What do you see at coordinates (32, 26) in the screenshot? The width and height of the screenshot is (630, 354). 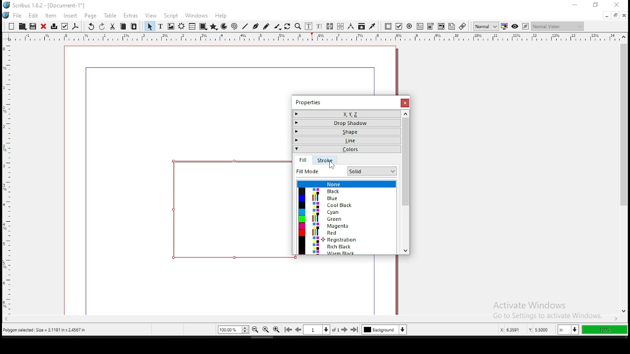 I see `save` at bounding box center [32, 26].